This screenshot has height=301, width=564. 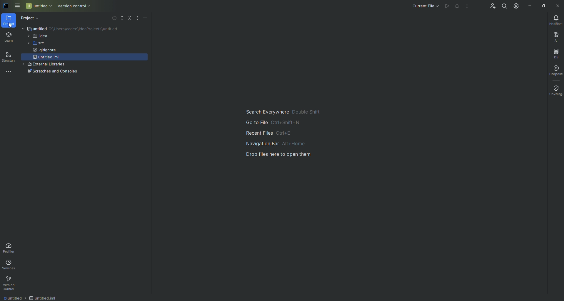 I want to click on Untitled, so click(x=44, y=298).